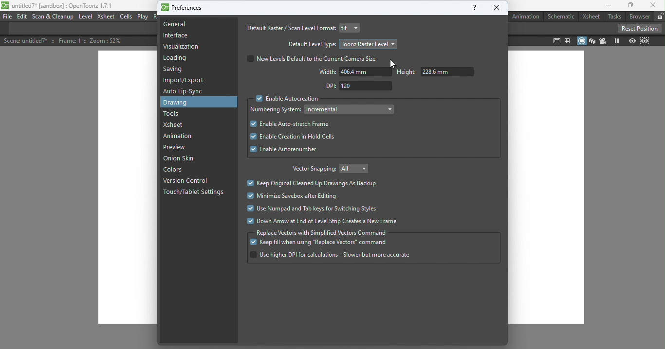 The height and width of the screenshot is (349, 665). Describe the element at coordinates (144, 17) in the screenshot. I see `Play` at that location.